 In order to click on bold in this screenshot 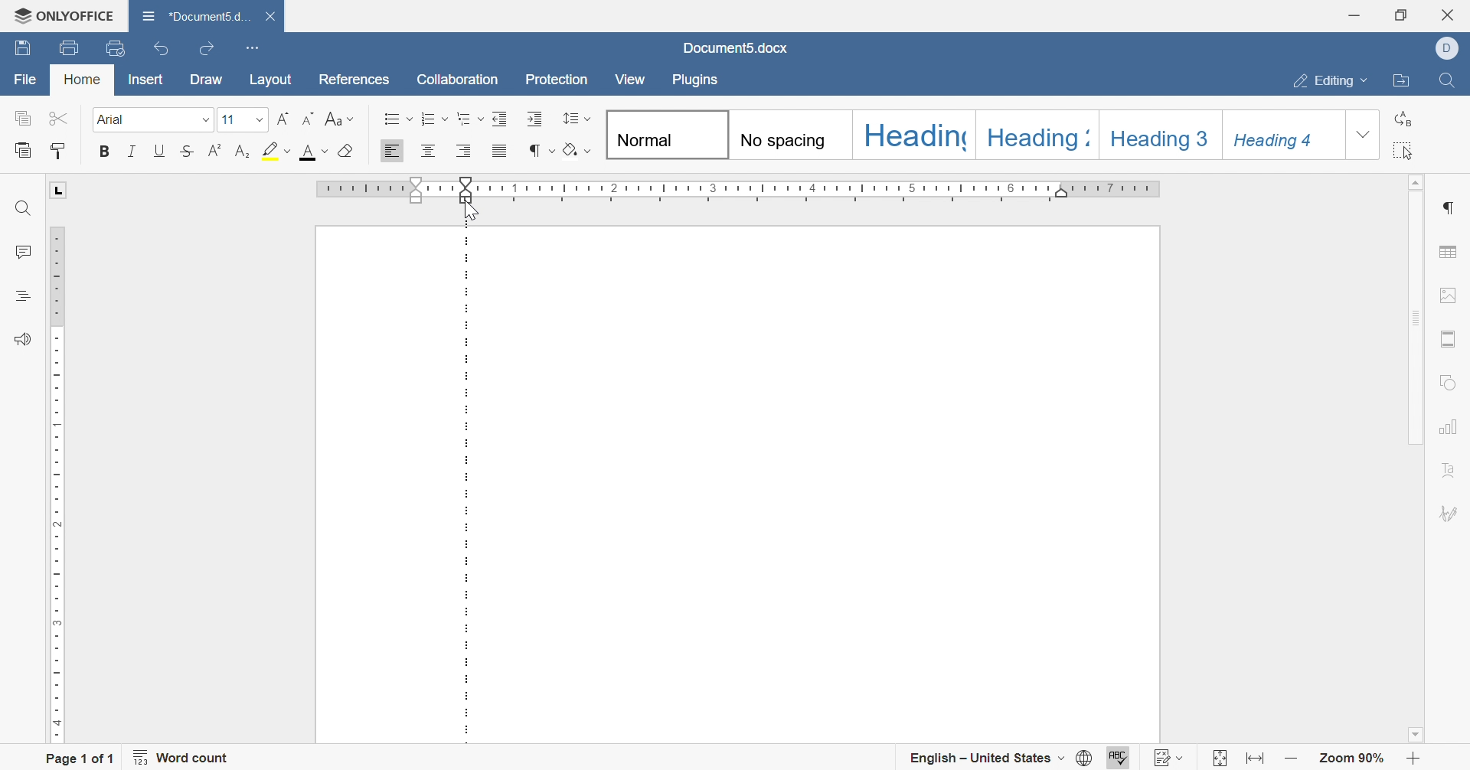, I will do `click(102, 150)`.